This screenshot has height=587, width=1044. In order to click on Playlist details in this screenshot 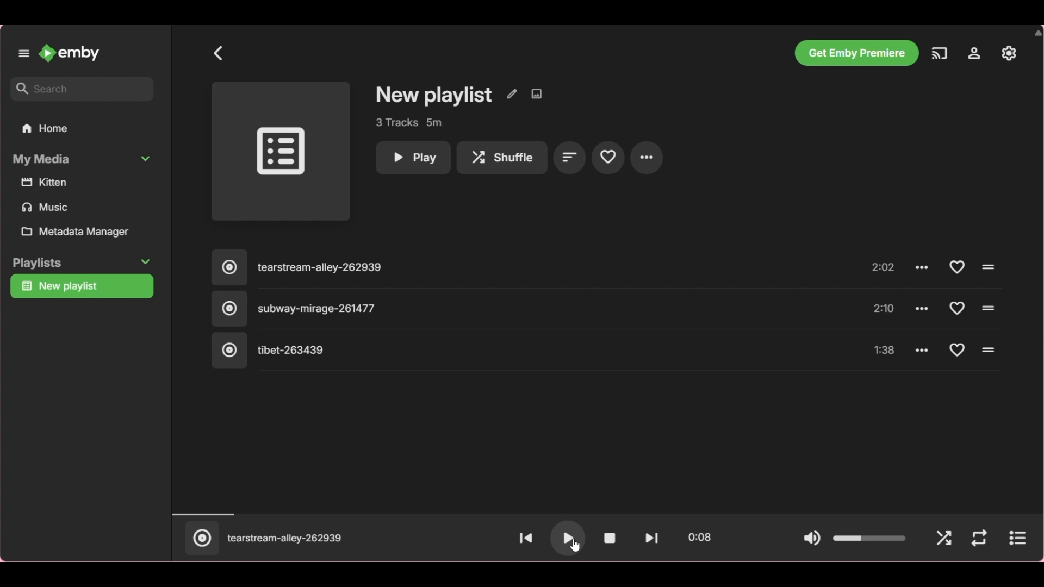, I will do `click(408, 123)`.